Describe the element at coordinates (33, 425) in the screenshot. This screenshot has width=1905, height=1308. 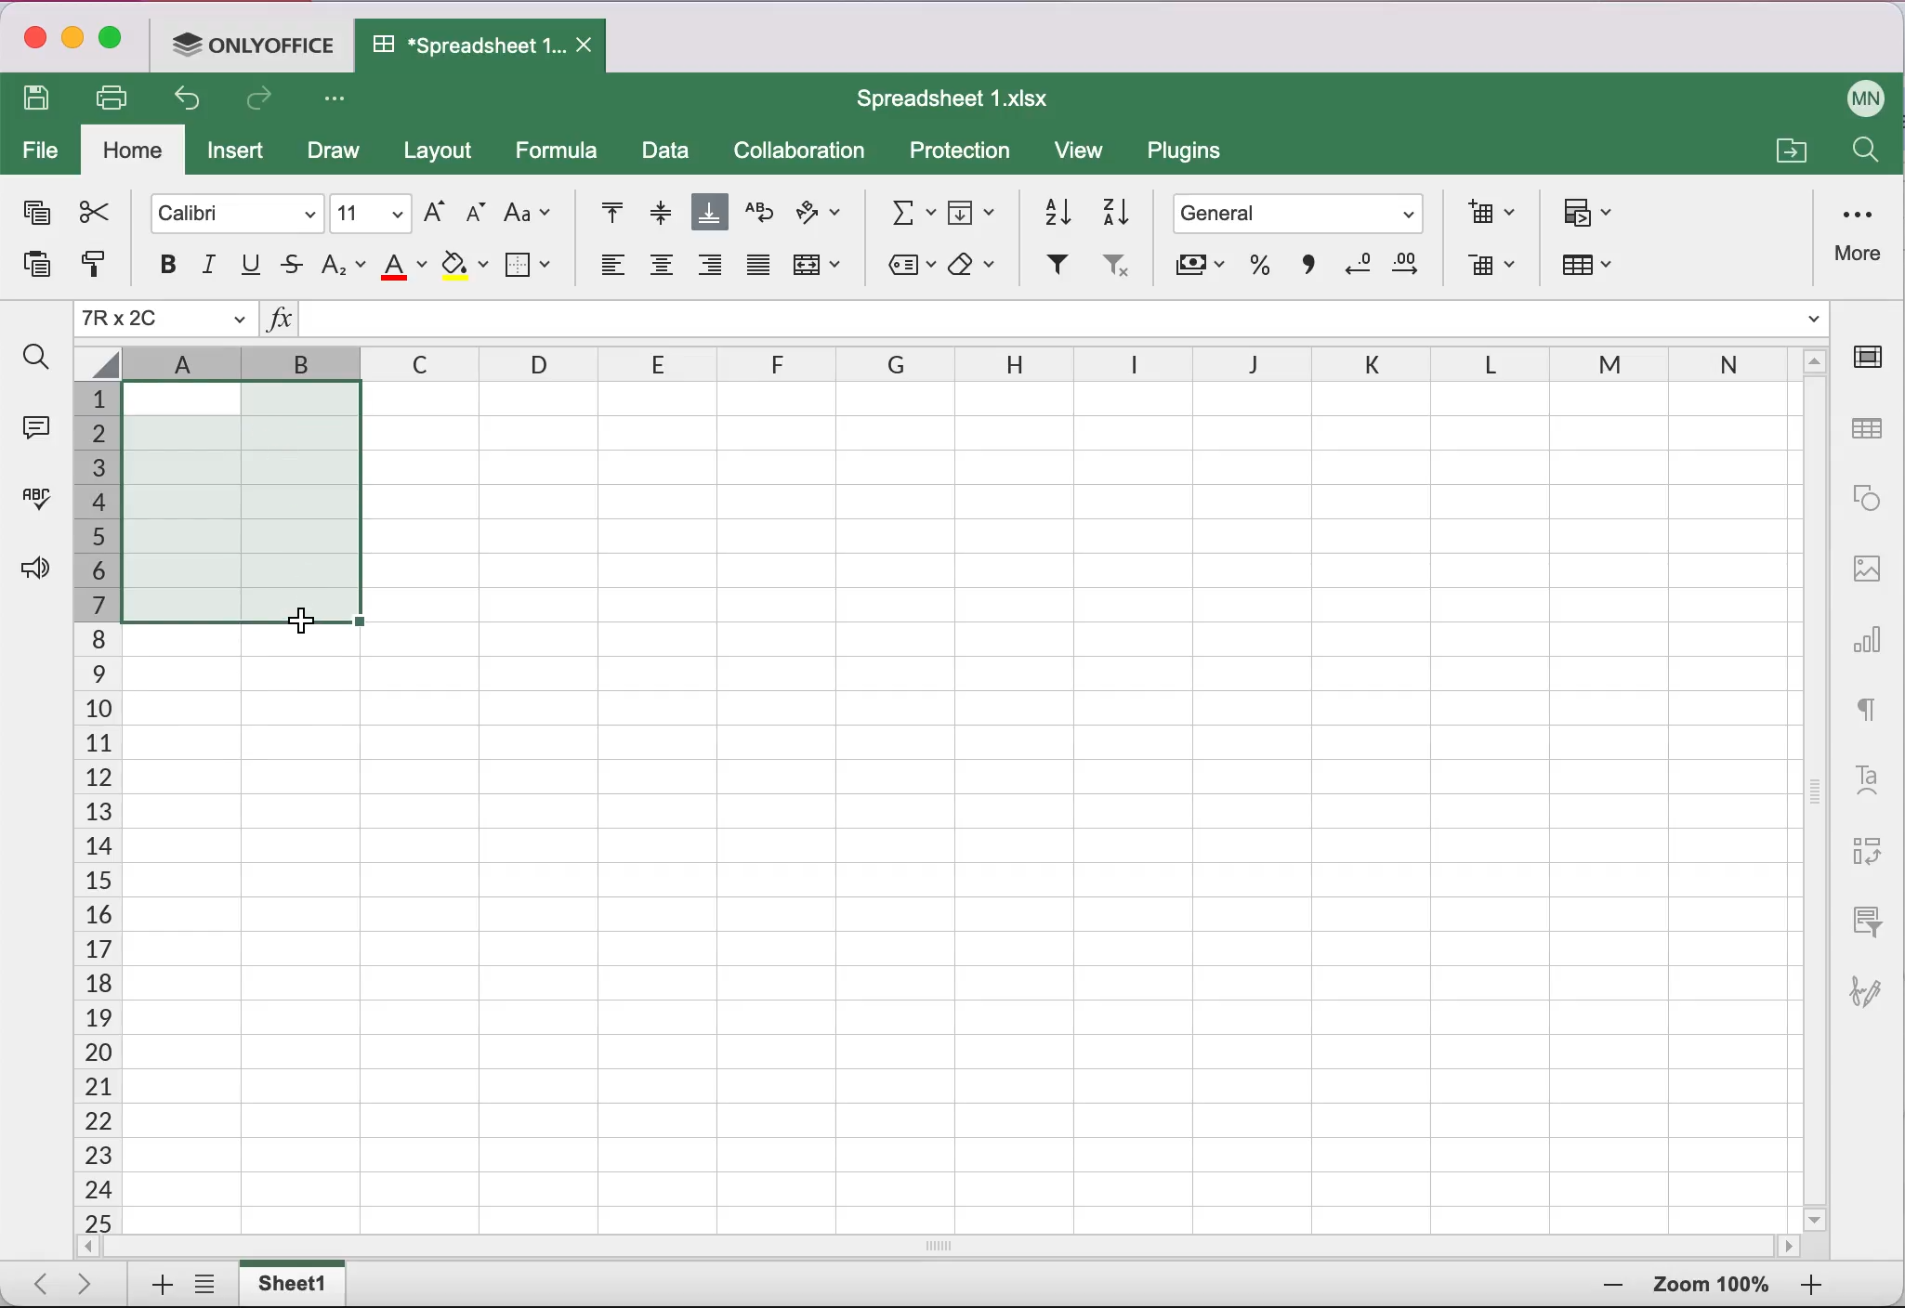
I see `comments` at that location.